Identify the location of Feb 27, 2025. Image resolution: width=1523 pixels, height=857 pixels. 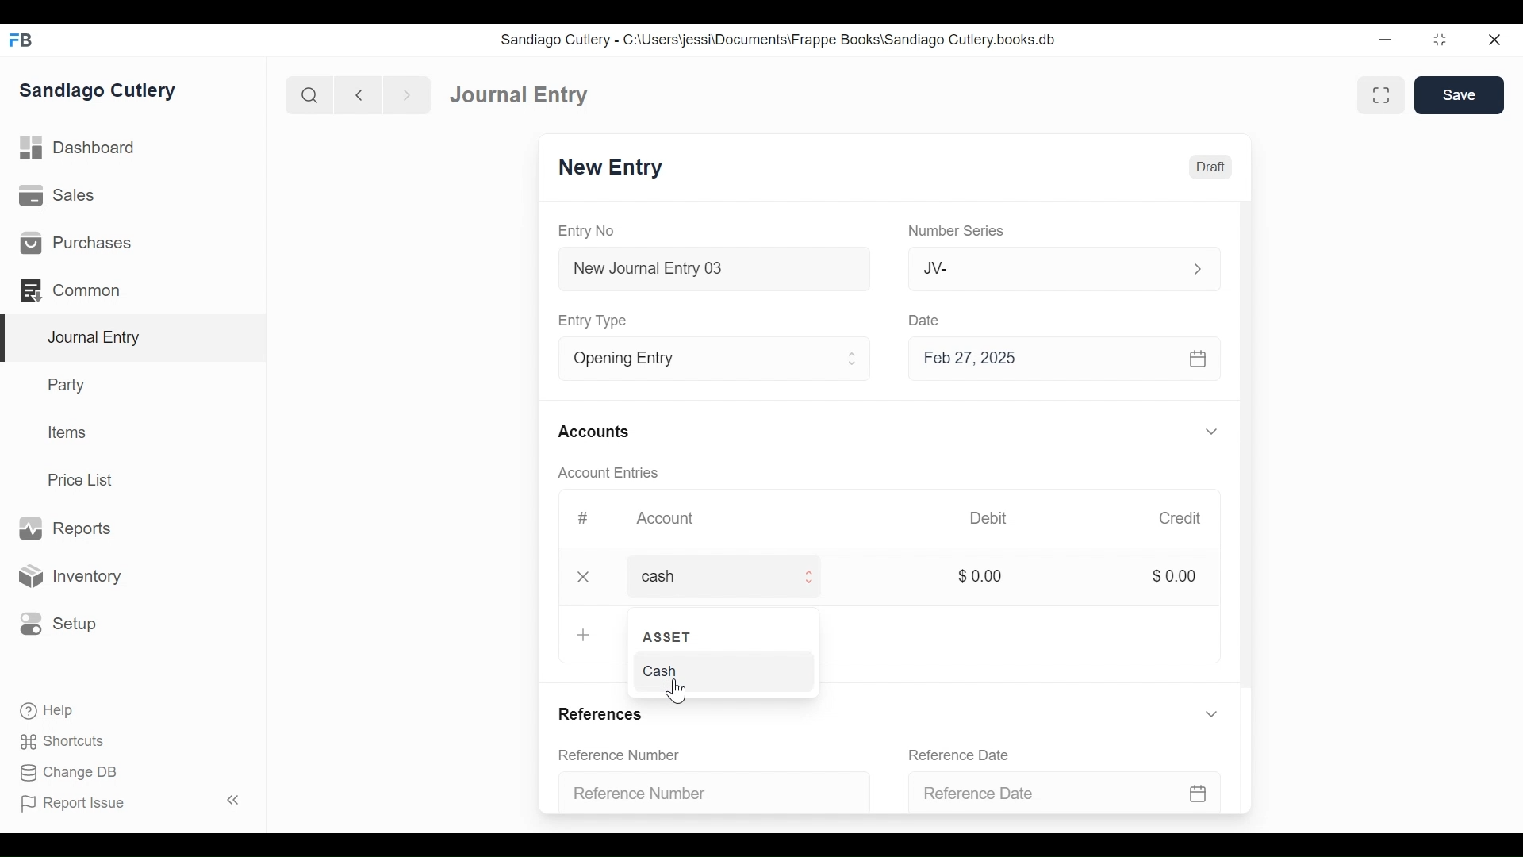
(1061, 359).